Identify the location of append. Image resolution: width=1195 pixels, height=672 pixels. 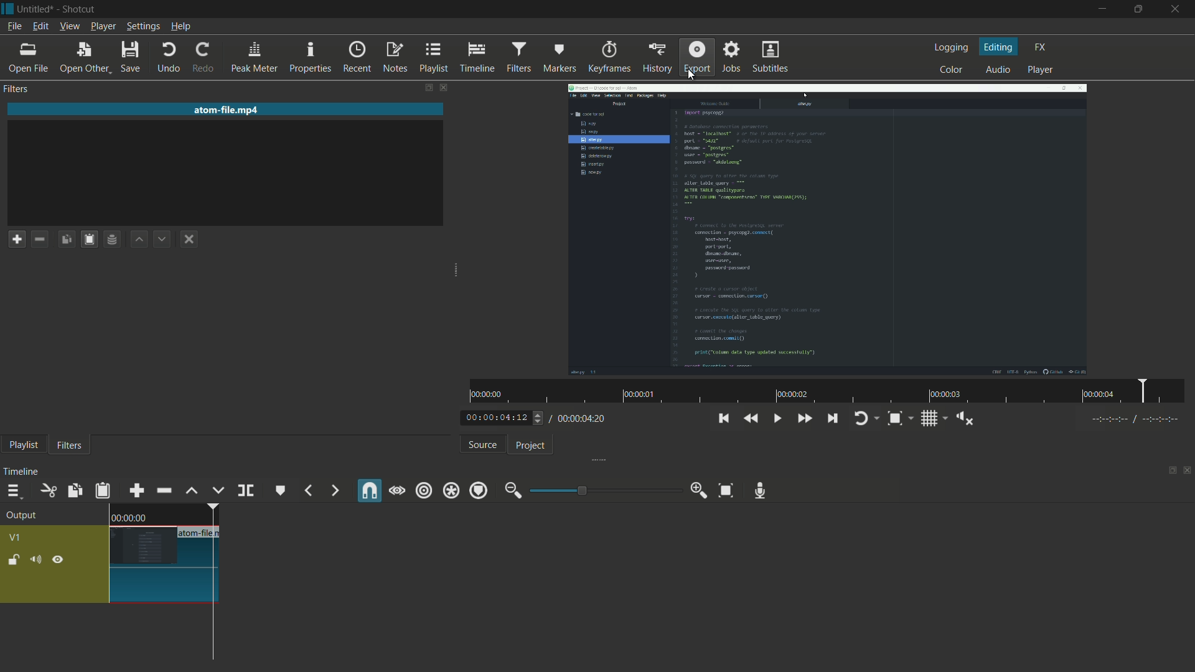
(136, 492).